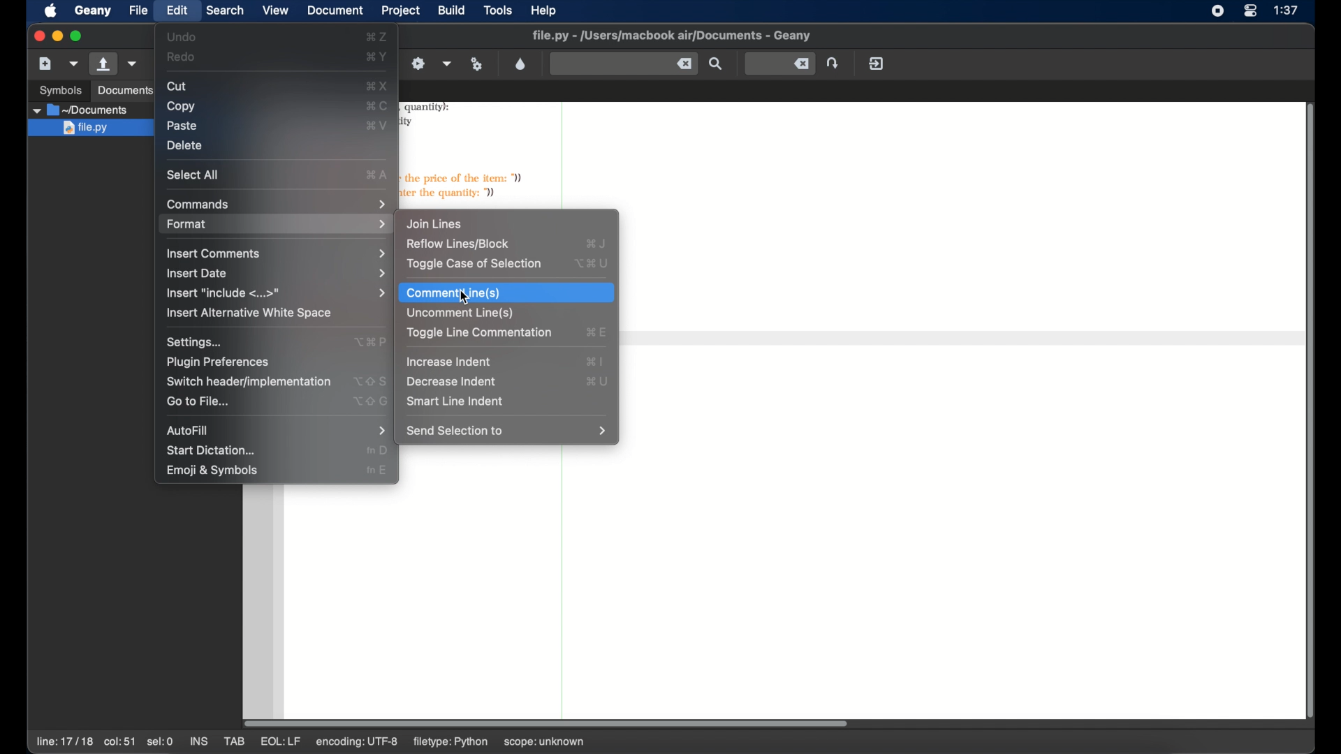 This screenshot has height=754, width=1341. Describe the element at coordinates (1305, 408) in the screenshot. I see `scroll bar` at that location.